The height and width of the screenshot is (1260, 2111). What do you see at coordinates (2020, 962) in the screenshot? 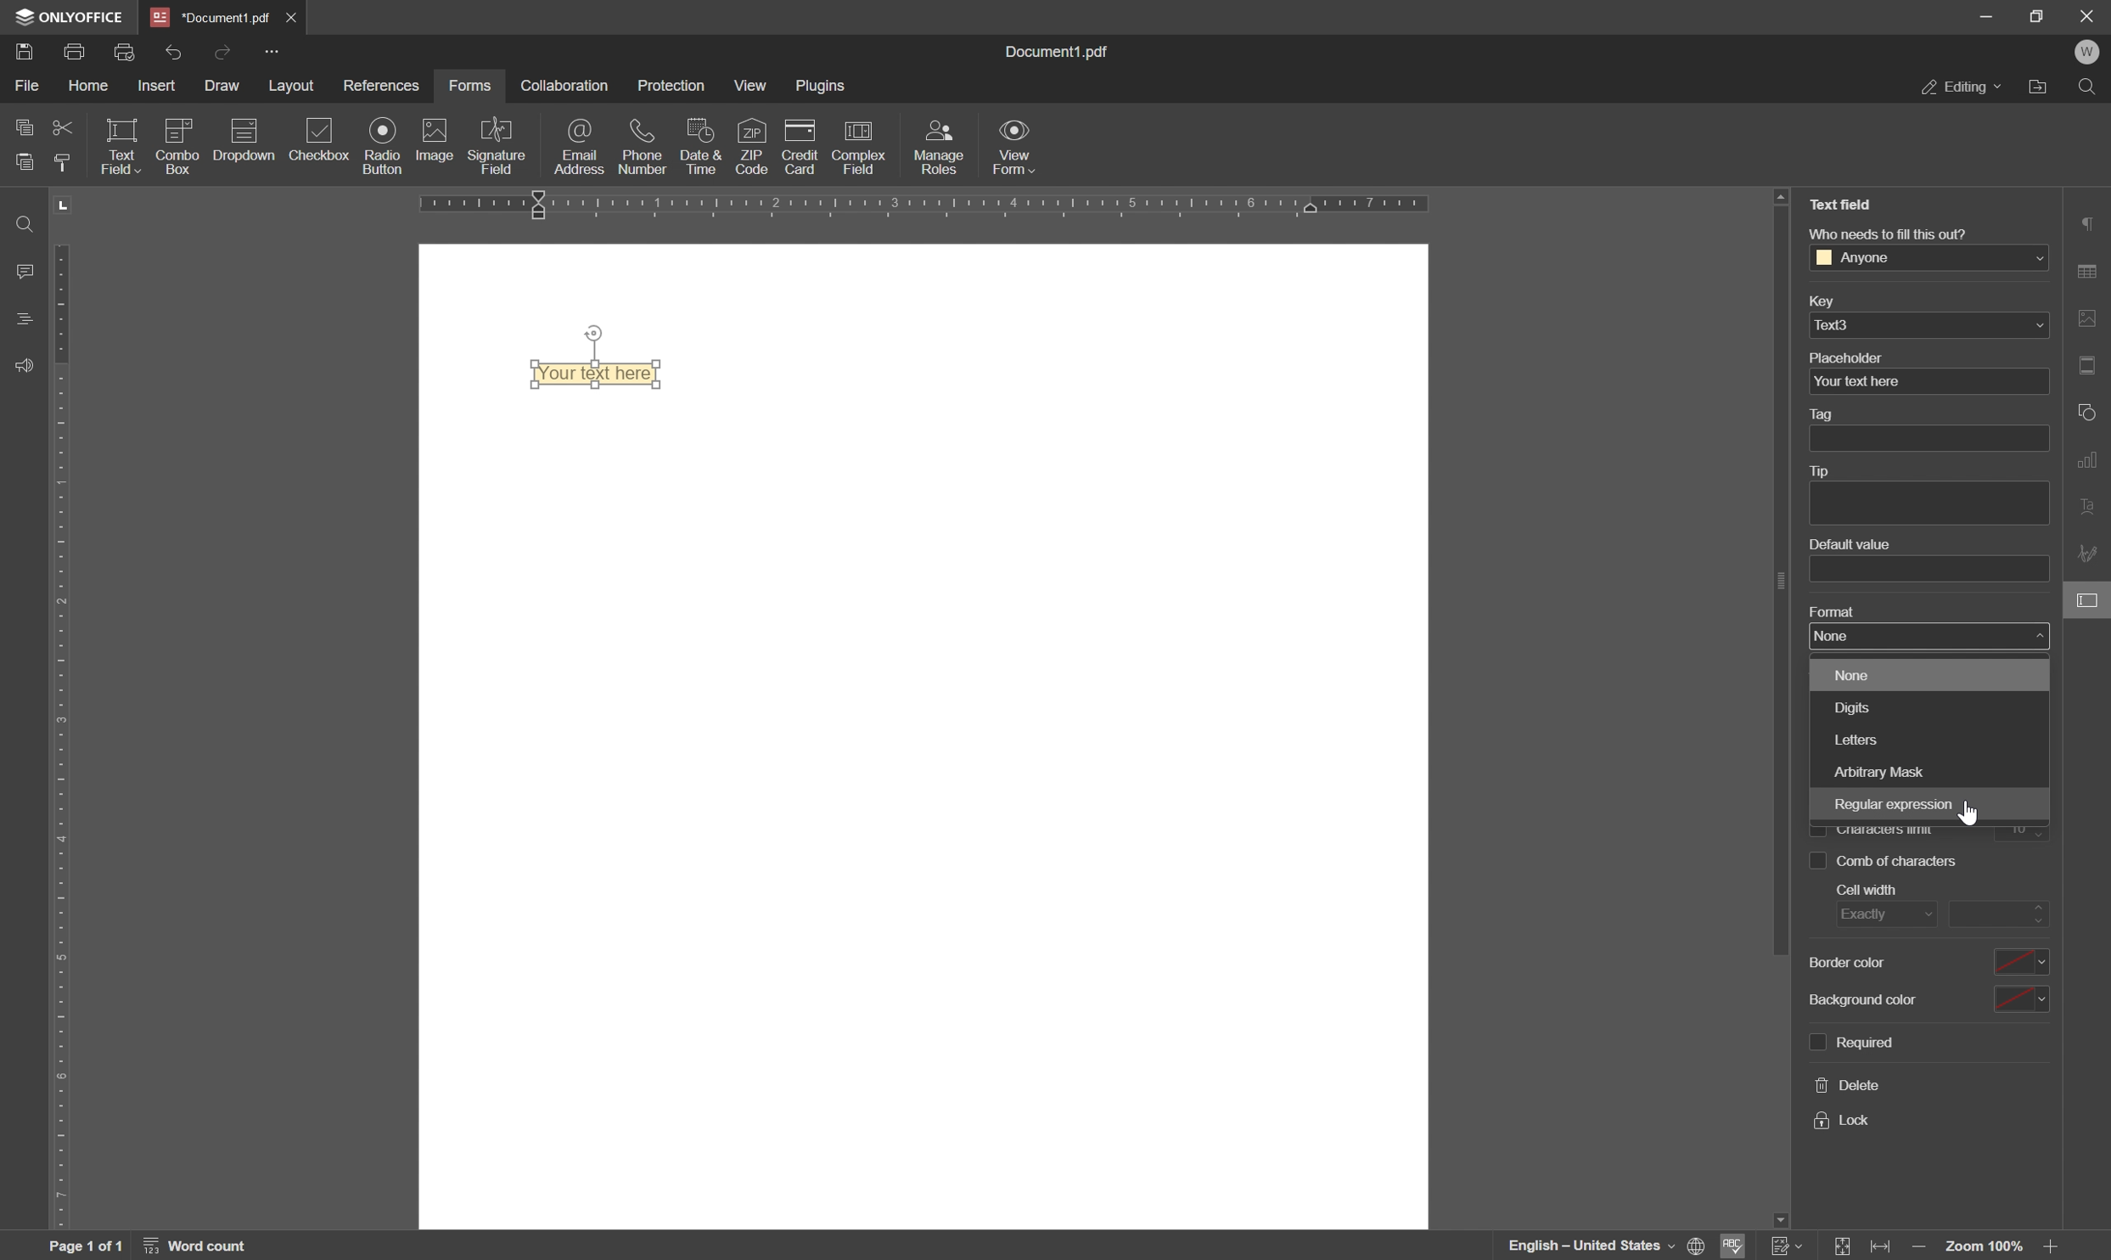
I see `select border color` at bounding box center [2020, 962].